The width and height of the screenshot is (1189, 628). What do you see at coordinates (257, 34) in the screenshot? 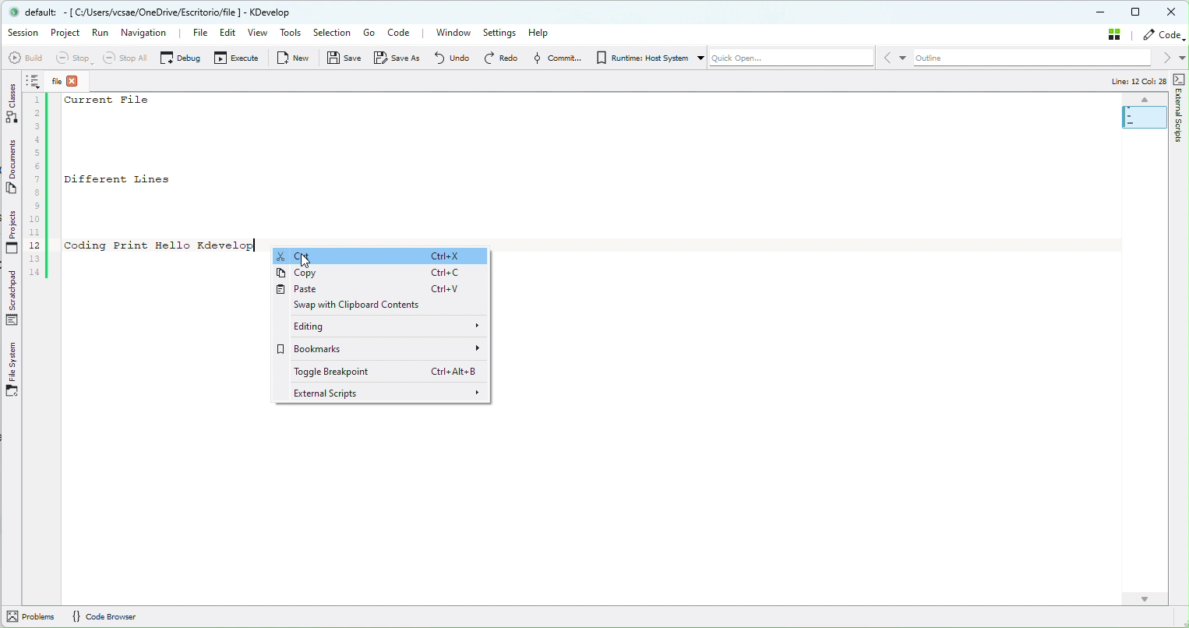
I see `View` at bounding box center [257, 34].